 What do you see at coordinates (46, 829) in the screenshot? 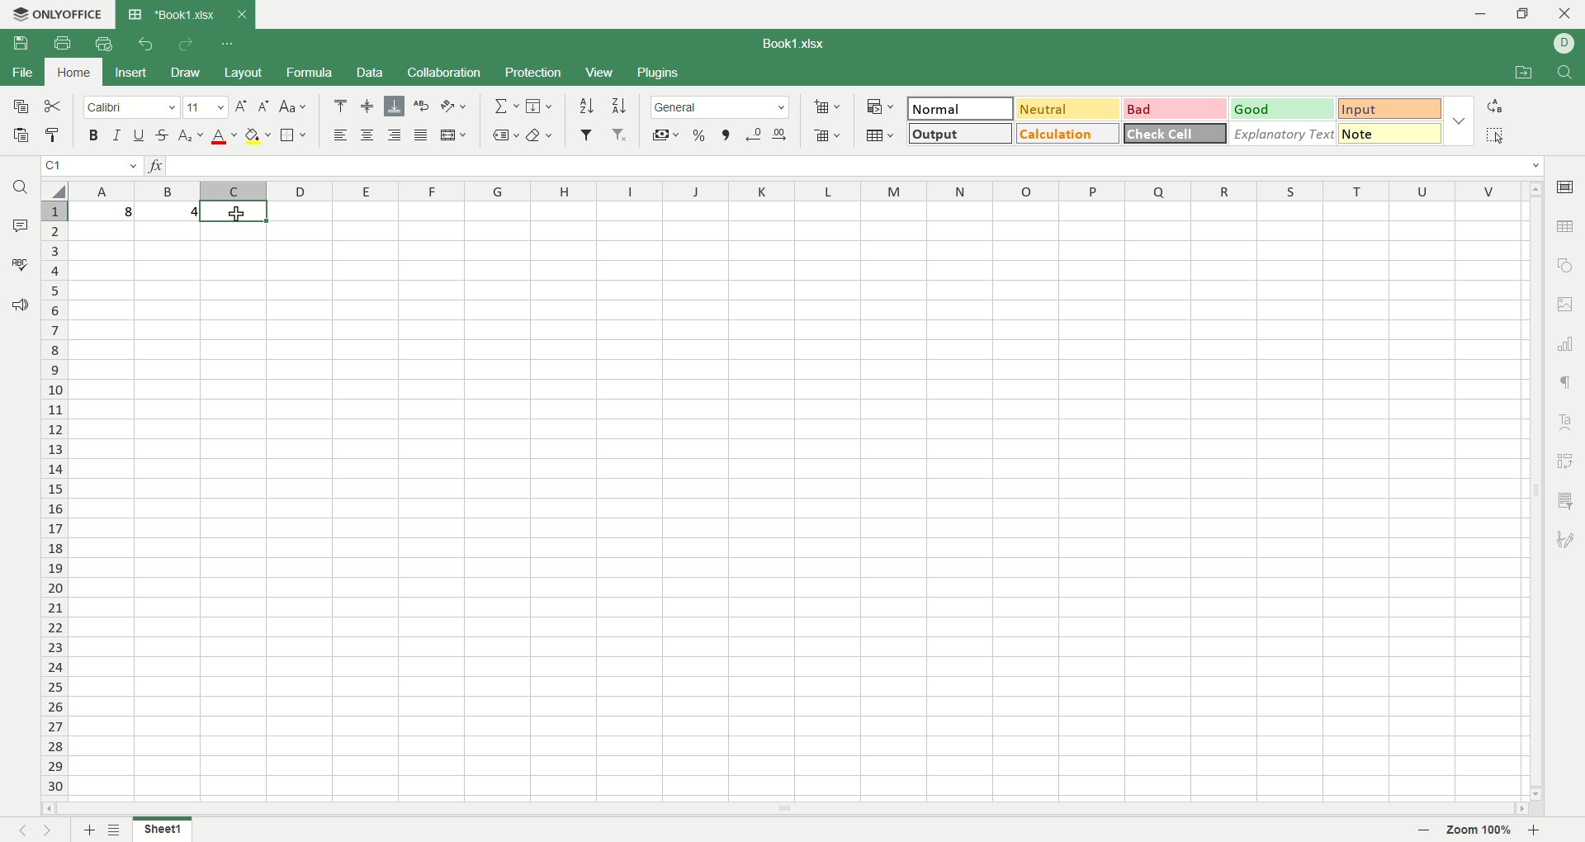
I see `next` at bounding box center [46, 829].